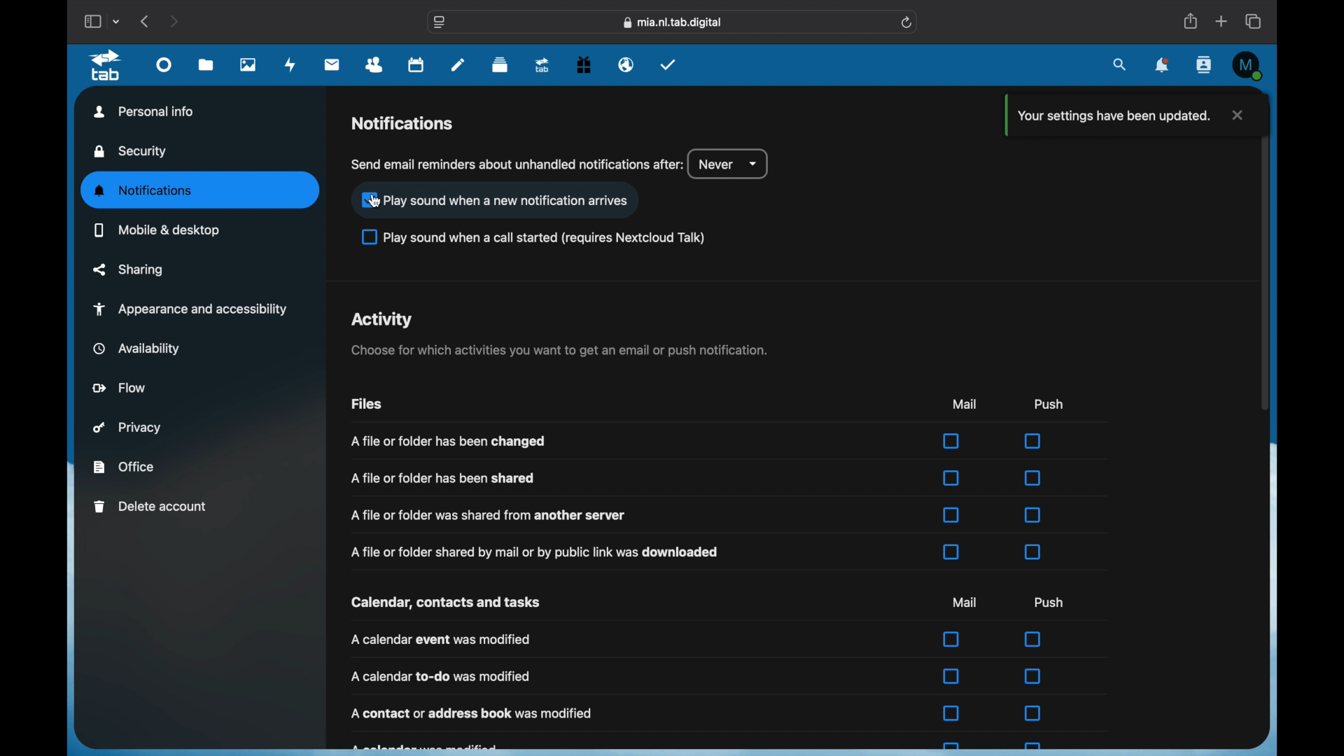 The height and width of the screenshot is (756, 1344). Describe the element at coordinates (952, 477) in the screenshot. I see `checkbox` at that location.